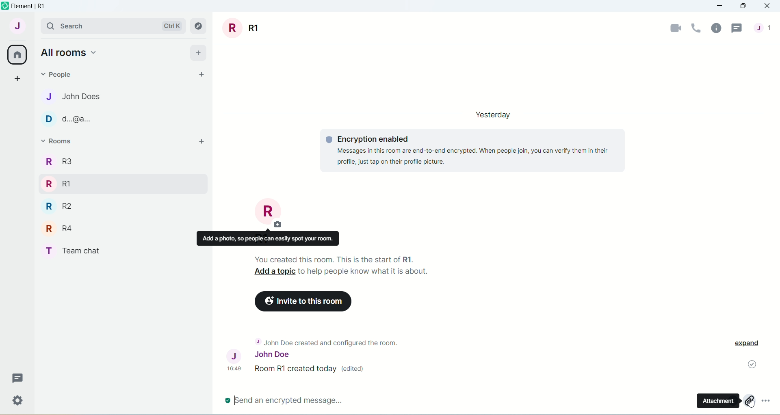 Image resolution: width=780 pixels, height=415 pixels. I want to click on Message, so click(19, 378).